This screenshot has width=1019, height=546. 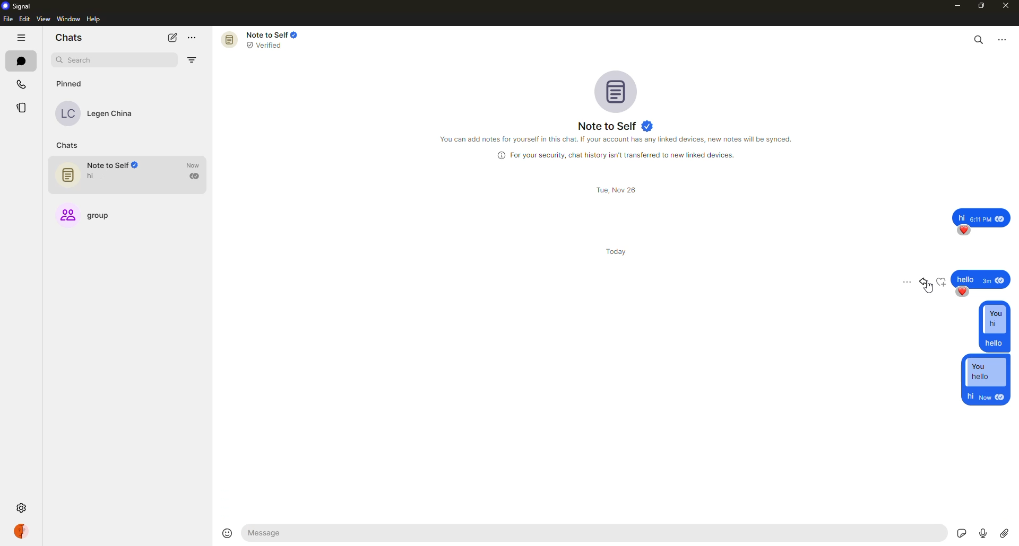 I want to click on search, so click(x=99, y=59).